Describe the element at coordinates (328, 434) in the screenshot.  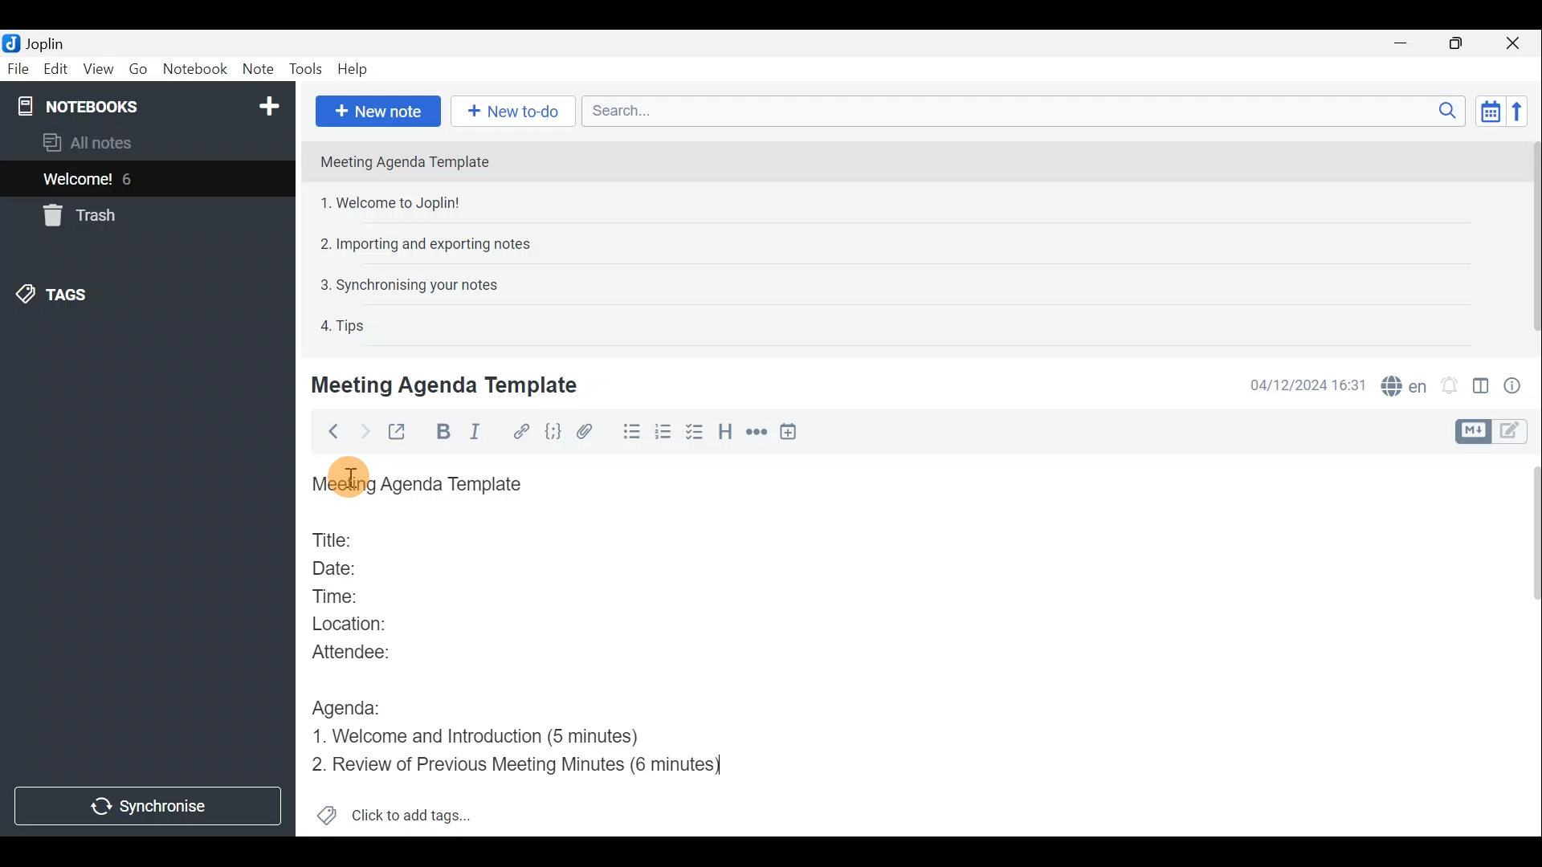
I see `Back` at that location.